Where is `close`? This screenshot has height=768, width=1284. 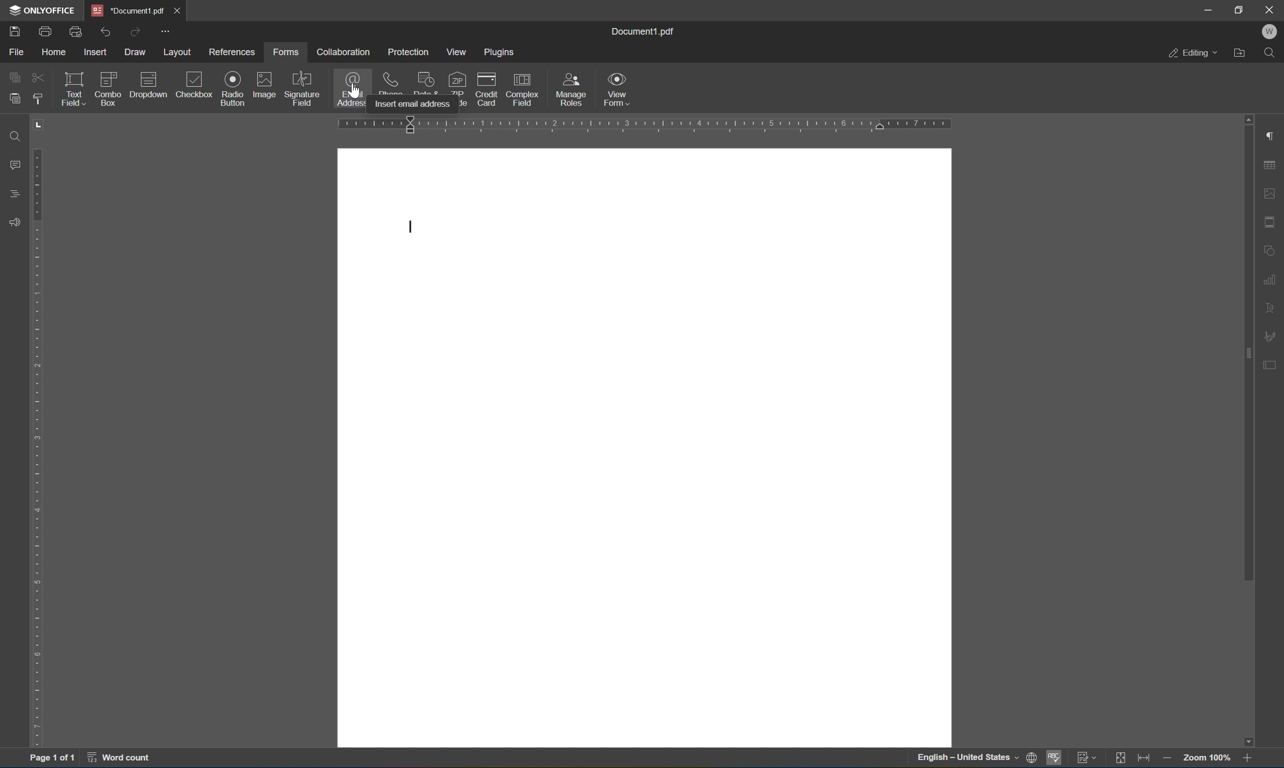 close is located at coordinates (178, 12).